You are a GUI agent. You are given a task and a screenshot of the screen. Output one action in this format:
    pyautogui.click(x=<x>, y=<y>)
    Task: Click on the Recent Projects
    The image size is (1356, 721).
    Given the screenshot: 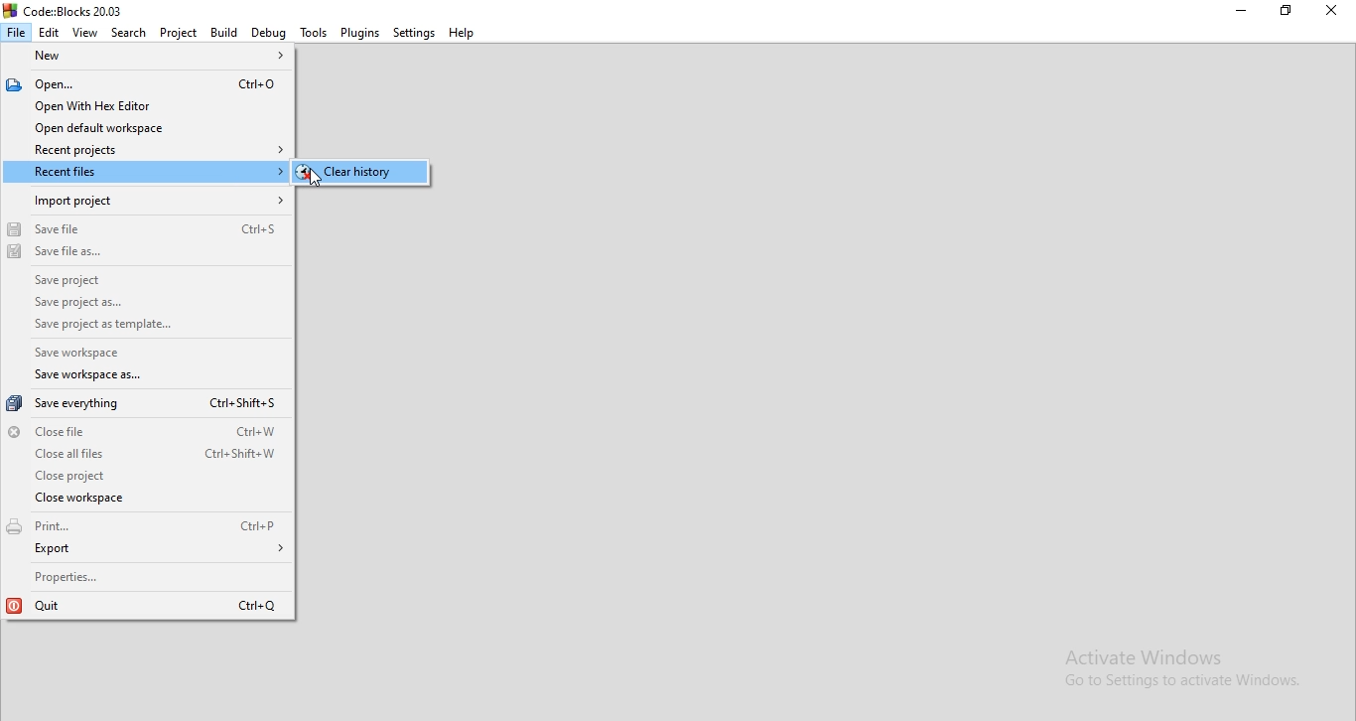 What is the action you would take?
    pyautogui.click(x=144, y=149)
    